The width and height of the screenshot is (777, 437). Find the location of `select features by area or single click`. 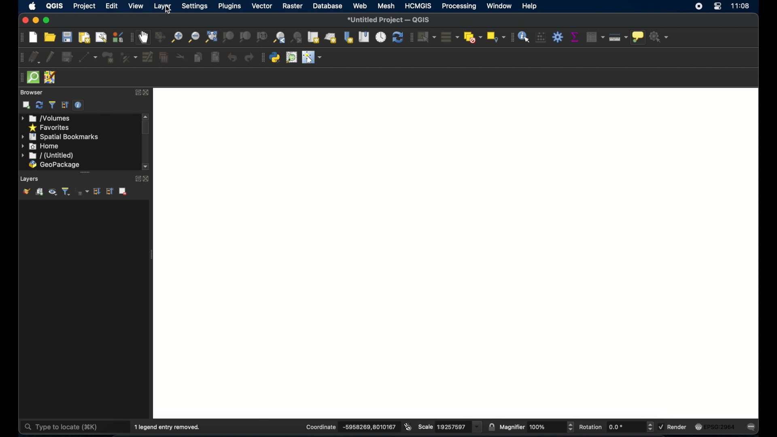

select features by area or single click is located at coordinates (426, 36).